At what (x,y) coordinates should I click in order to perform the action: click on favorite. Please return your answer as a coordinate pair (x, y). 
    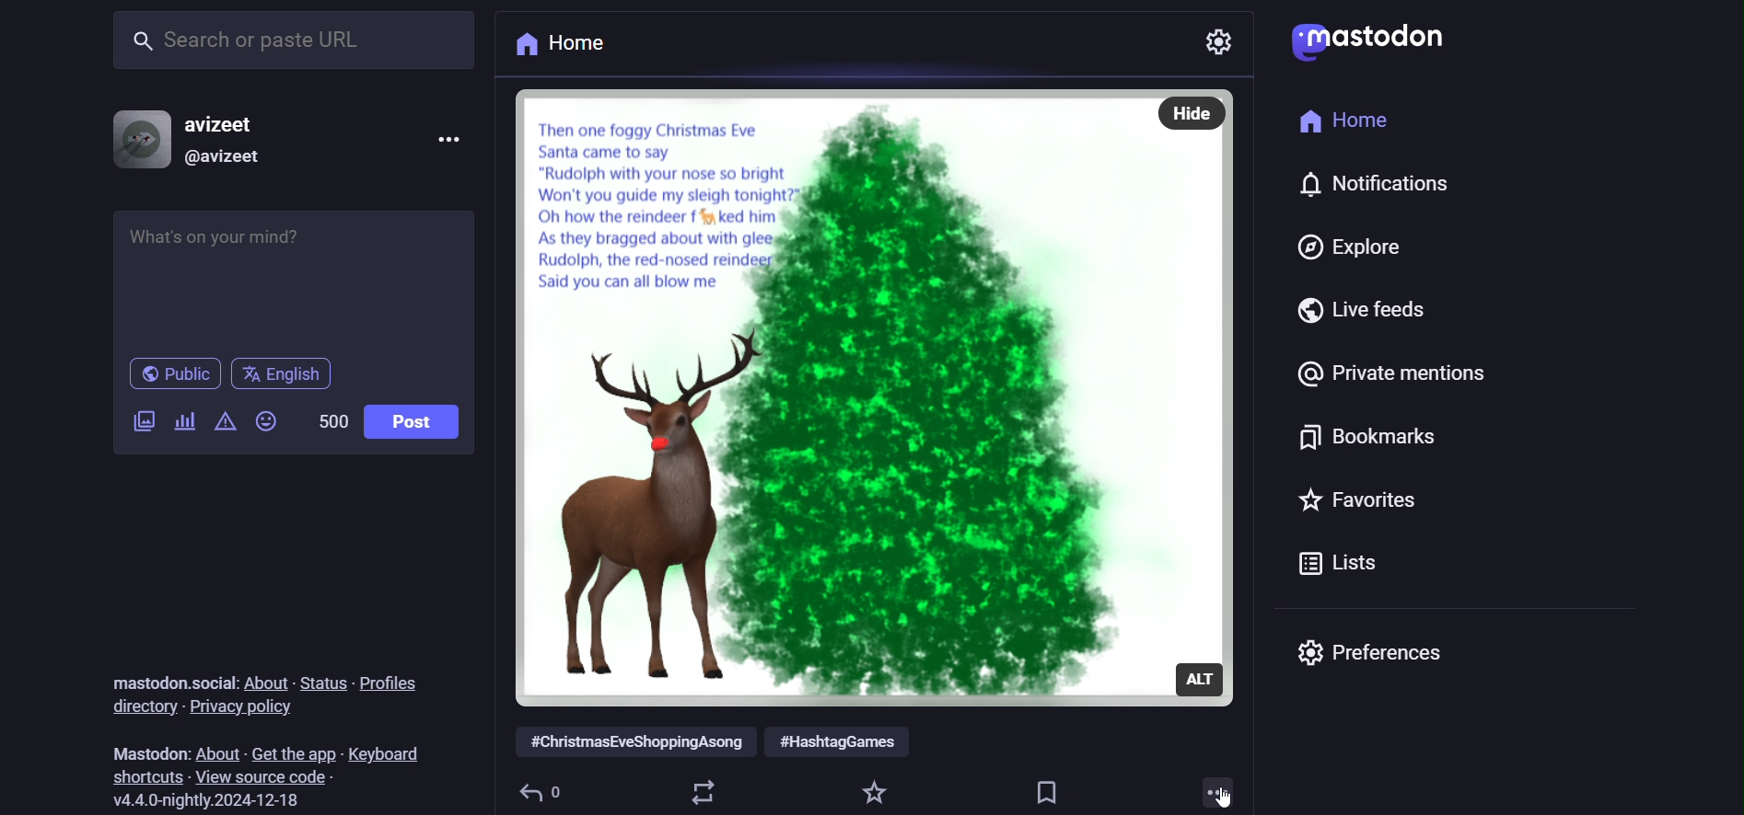
    Looking at the image, I should click on (877, 790).